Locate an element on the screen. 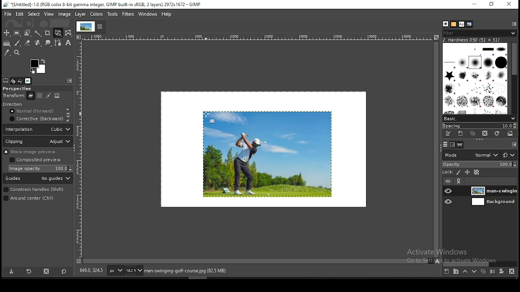 This screenshot has height=292, width=520. lock size and position is located at coordinates (466, 172).